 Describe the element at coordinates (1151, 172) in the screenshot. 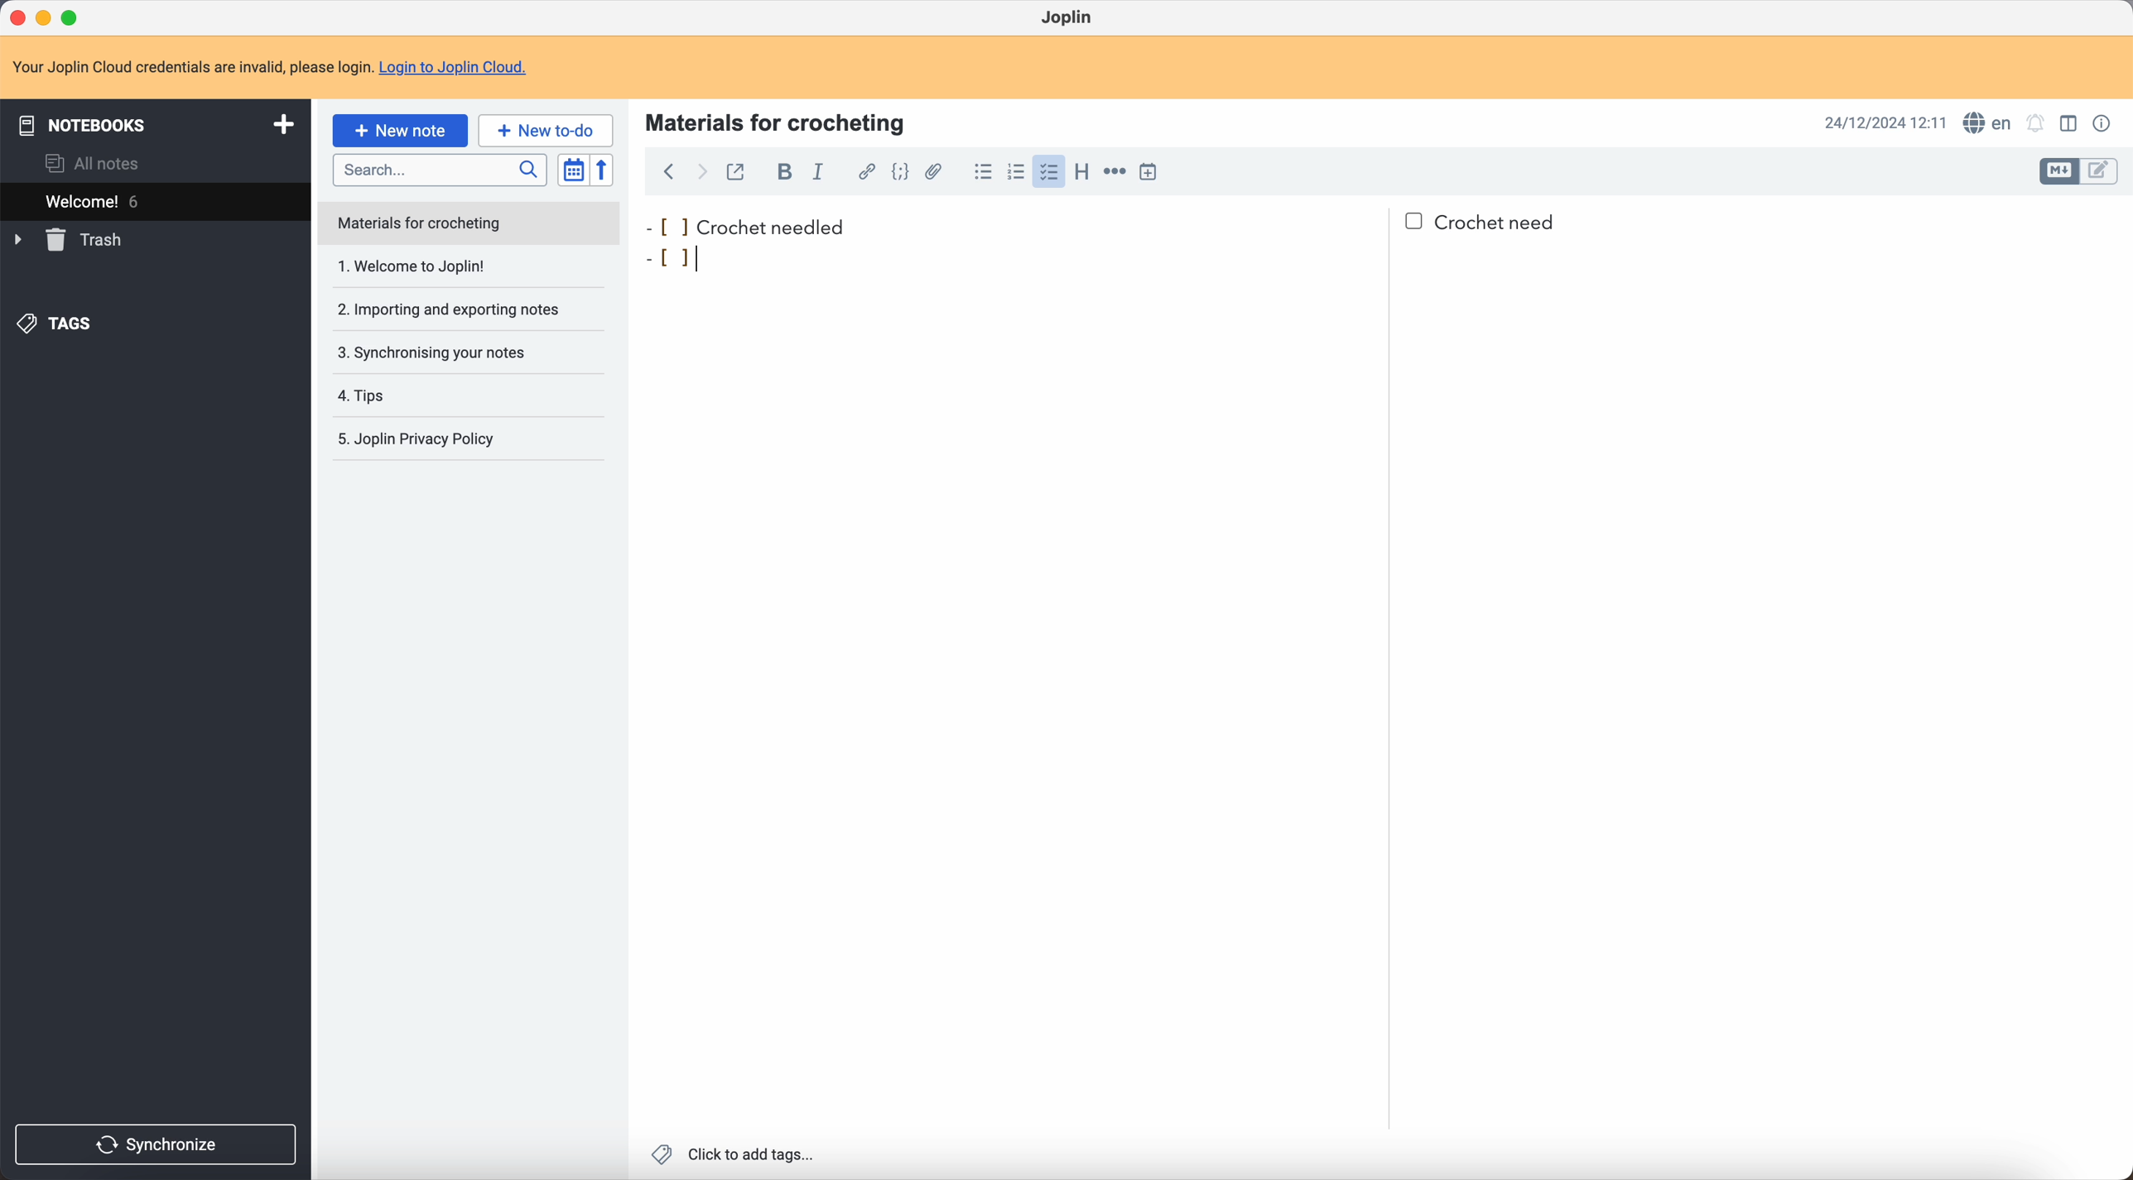

I see `insert time` at that location.